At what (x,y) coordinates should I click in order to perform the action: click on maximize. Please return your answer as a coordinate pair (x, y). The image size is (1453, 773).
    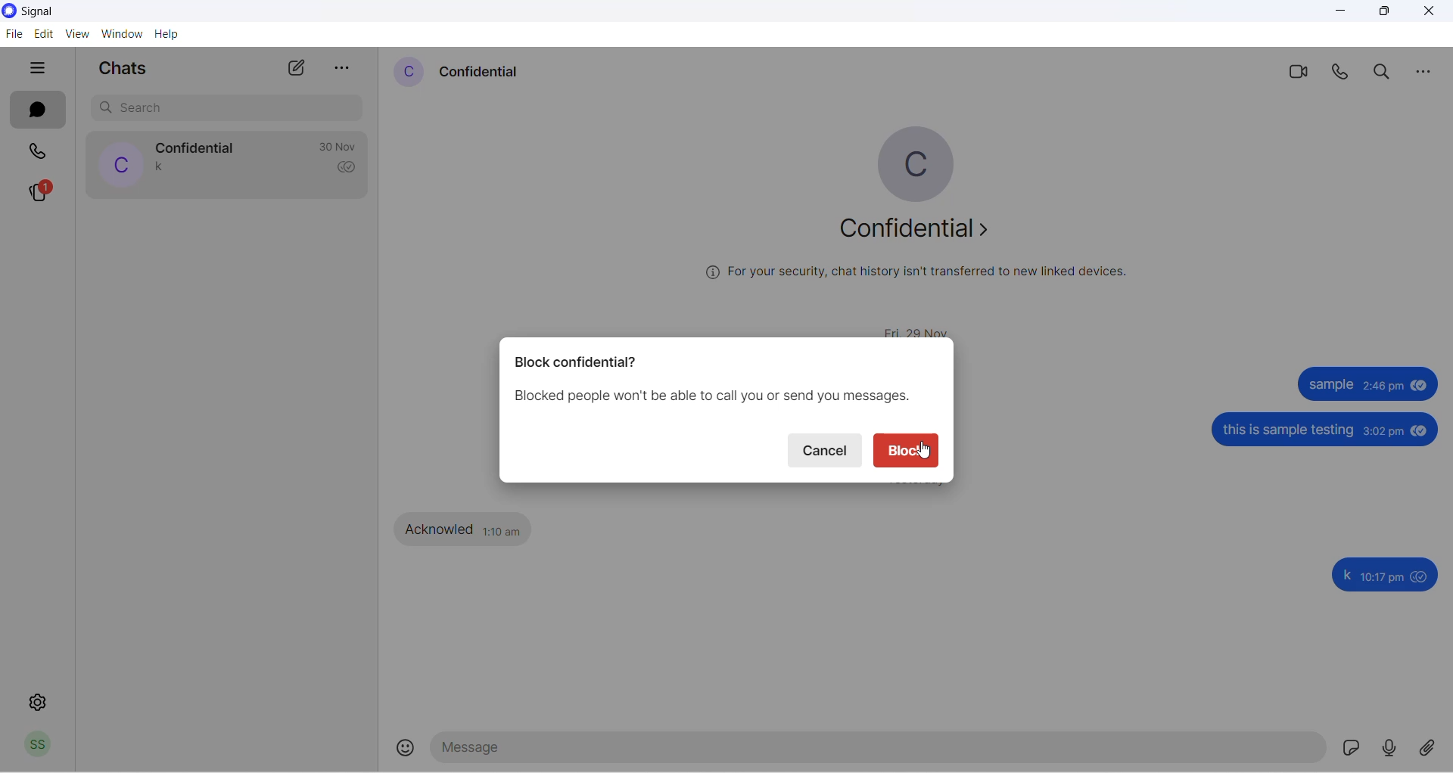
    Looking at the image, I should click on (1384, 14).